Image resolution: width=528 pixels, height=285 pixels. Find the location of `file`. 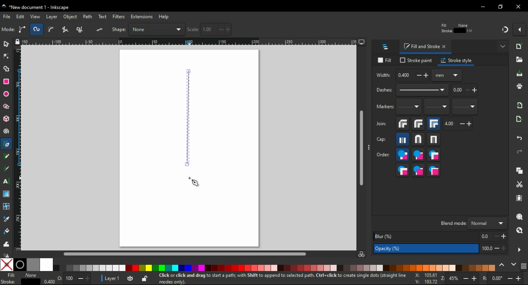

file is located at coordinates (7, 16).